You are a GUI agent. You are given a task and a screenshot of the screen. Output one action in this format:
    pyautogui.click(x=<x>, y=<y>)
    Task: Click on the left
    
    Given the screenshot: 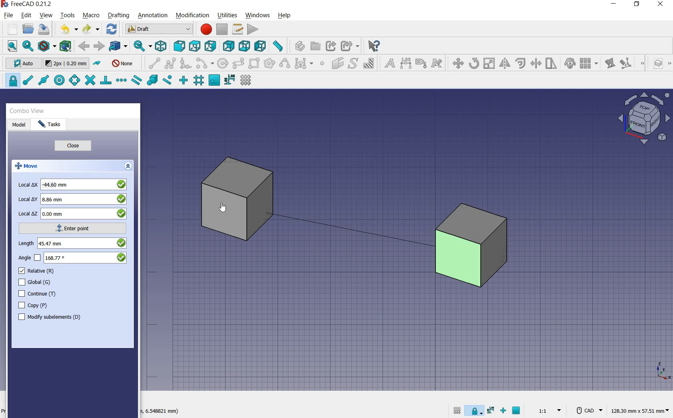 What is the action you would take?
    pyautogui.click(x=261, y=46)
    